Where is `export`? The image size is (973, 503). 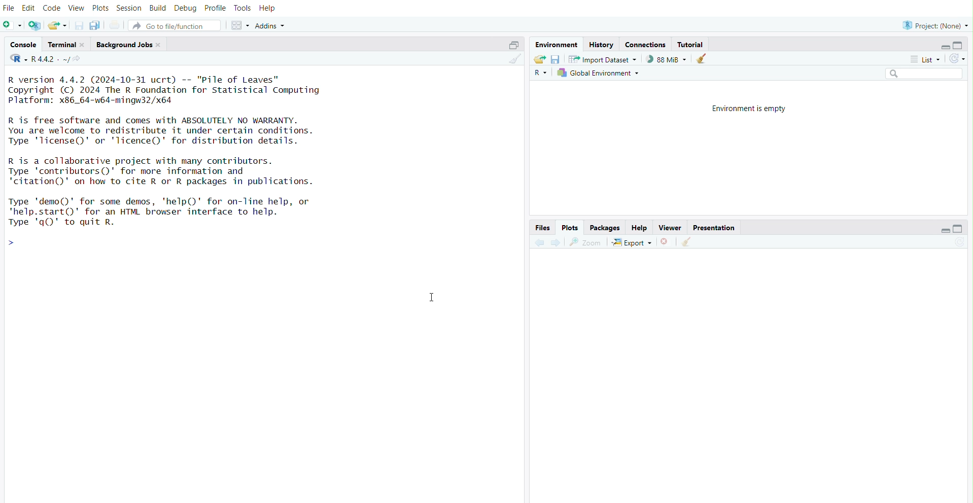 export is located at coordinates (632, 242).